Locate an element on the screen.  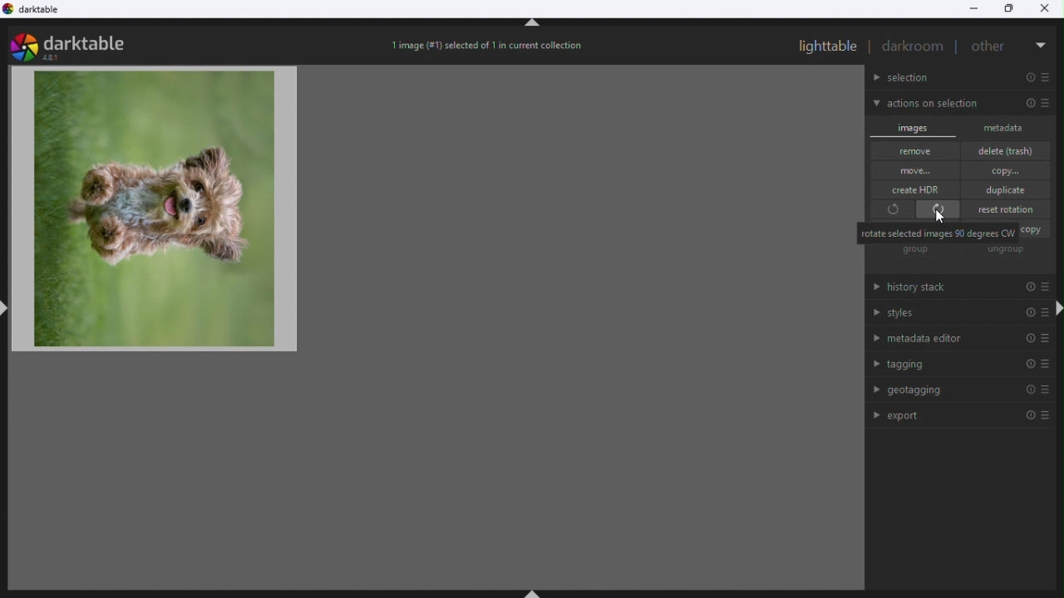
Rotate selected images is located at coordinates (938, 233).